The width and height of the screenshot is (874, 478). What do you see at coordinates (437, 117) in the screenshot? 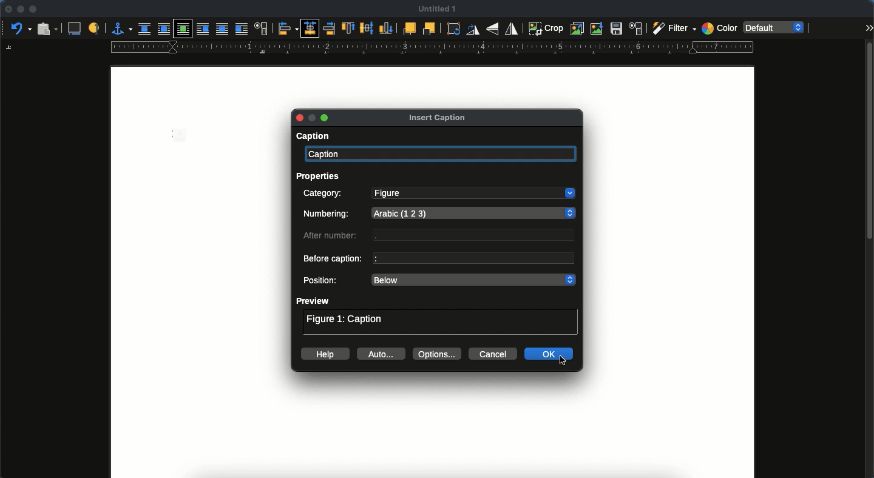
I see `insert caption` at bounding box center [437, 117].